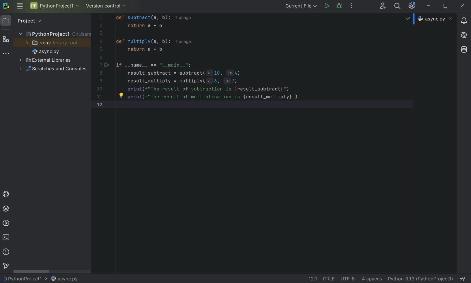  Describe the element at coordinates (6, 54) in the screenshot. I see `MORE TOOL WINDOWS` at that location.